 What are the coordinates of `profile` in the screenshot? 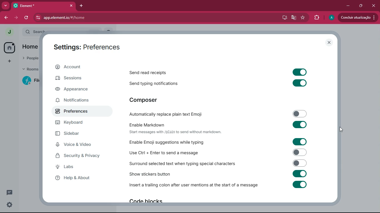 It's located at (331, 17).